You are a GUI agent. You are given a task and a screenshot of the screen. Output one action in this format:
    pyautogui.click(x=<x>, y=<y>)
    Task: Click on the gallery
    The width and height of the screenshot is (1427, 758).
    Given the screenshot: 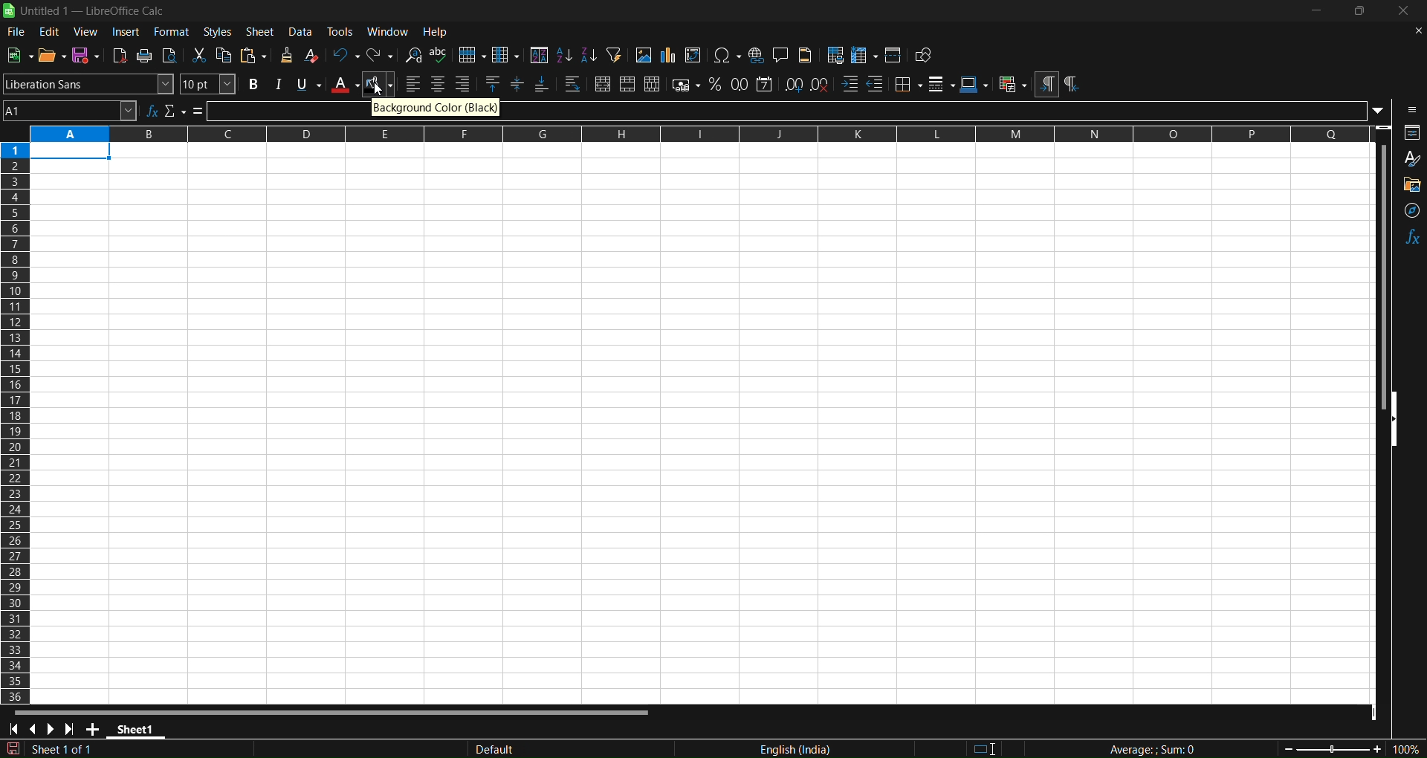 What is the action you would take?
    pyautogui.click(x=1409, y=181)
    